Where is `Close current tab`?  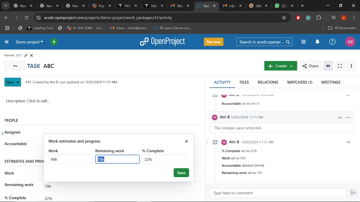
Close current tab is located at coordinates (215, 6).